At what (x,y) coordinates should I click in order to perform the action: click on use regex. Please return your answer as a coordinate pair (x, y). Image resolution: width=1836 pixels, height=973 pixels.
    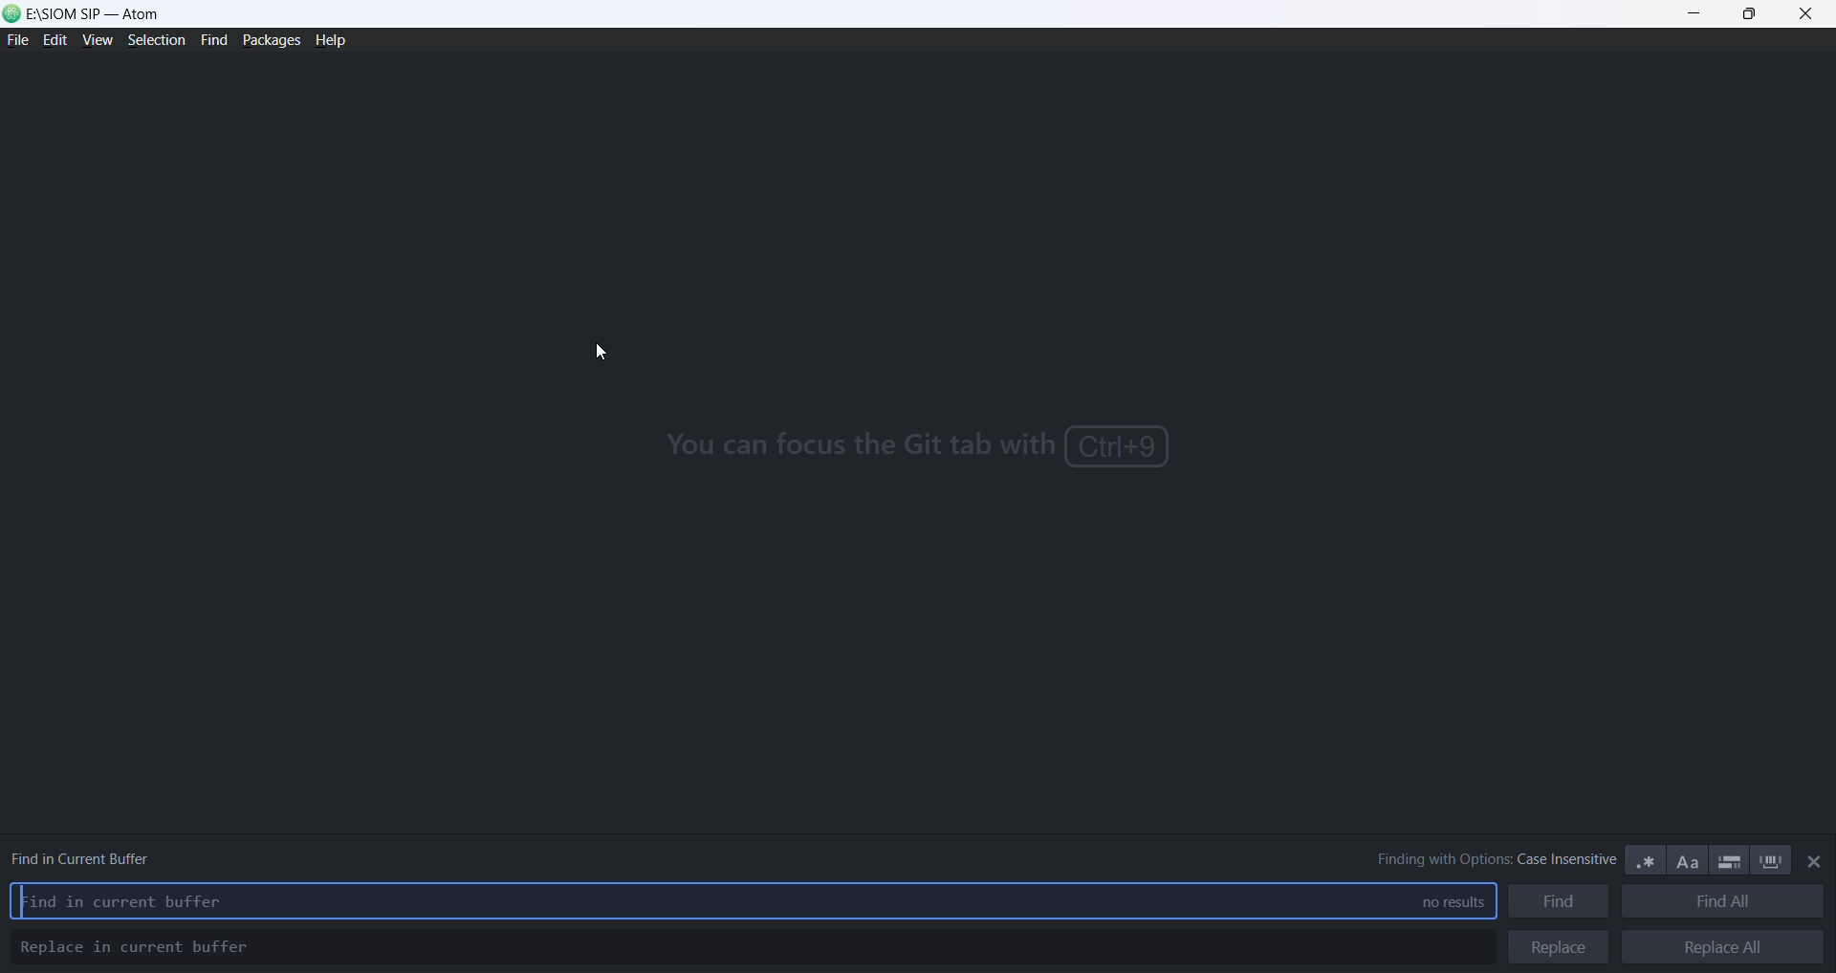
    Looking at the image, I should click on (1647, 860).